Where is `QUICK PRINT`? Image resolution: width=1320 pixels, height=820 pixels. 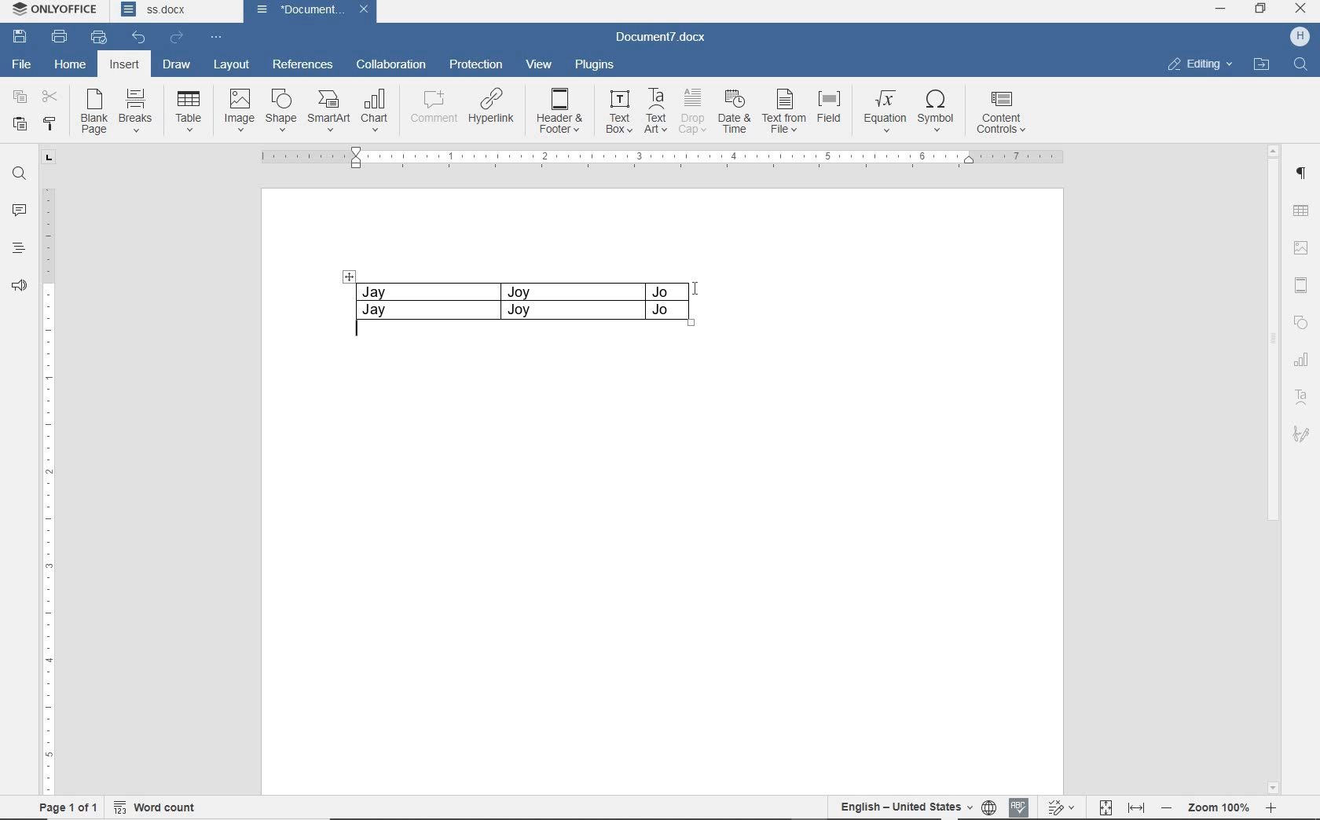 QUICK PRINT is located at coordinates (99, 38).